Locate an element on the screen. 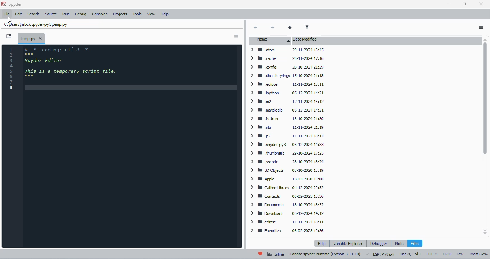  run is located at coordinates (66, 14).